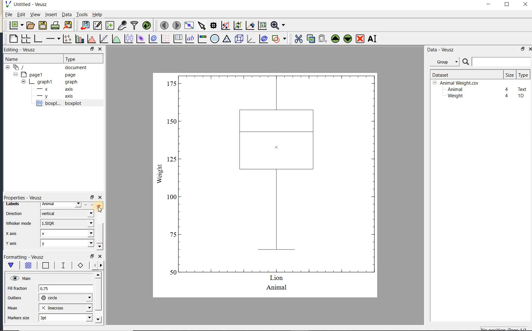 The height and width of the screenshot is (331, 532). What do you see at coordinates (19, 318) in the screenshot?
I see `markers size` at bounding box center [19, 318].